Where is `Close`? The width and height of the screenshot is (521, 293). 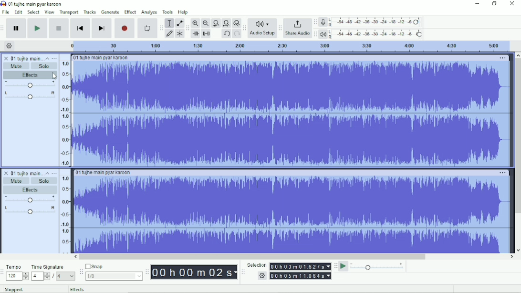 Close is located at coordinates (511, 4).